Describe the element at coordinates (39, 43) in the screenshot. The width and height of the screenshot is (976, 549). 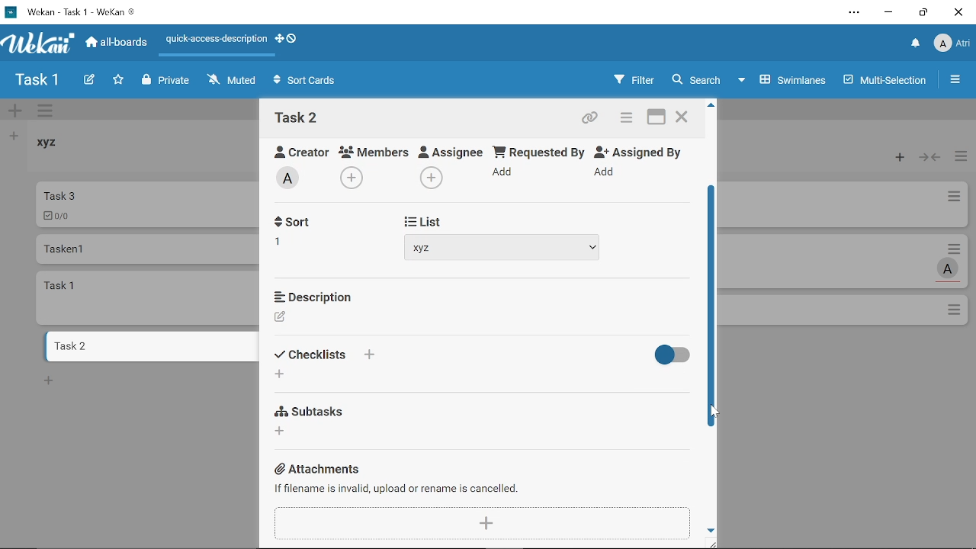
I see `App logo` at that location.